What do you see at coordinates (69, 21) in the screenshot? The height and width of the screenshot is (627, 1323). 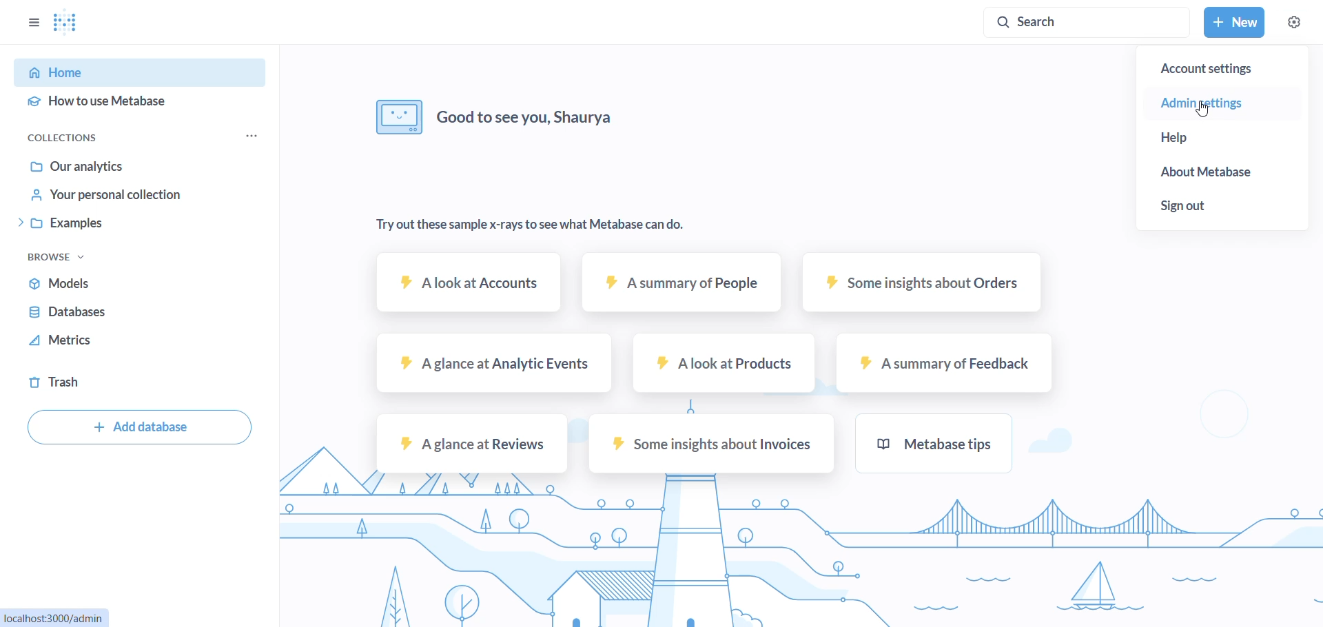 I see `LOGO` at bounding box center [69, 21].